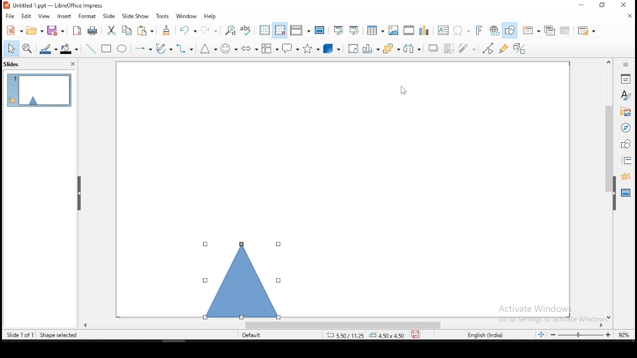  Describe the element at coordinates (607, 188) in the screenshot. I see `scroll bar` at that location.